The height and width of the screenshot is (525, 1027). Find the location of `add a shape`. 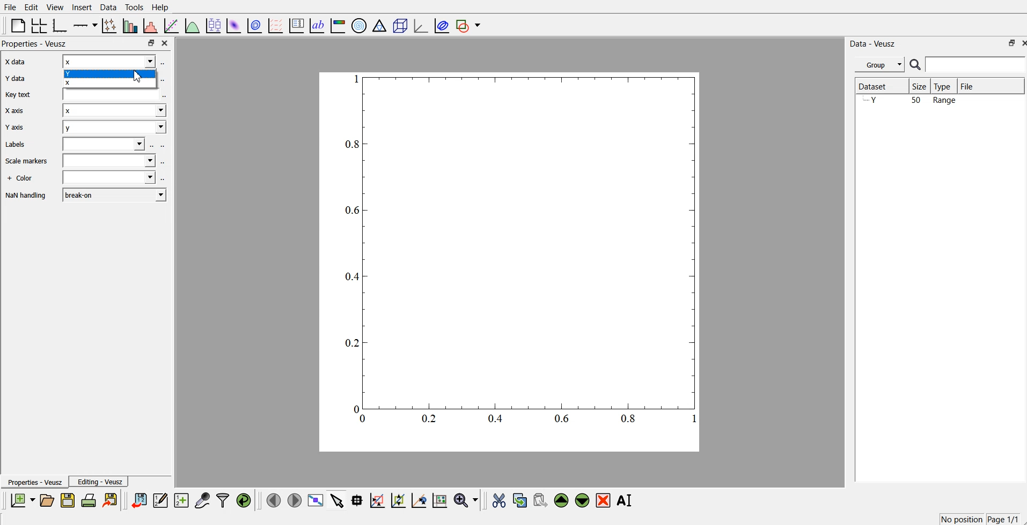

add a shape is located at coordinates (470, 25).